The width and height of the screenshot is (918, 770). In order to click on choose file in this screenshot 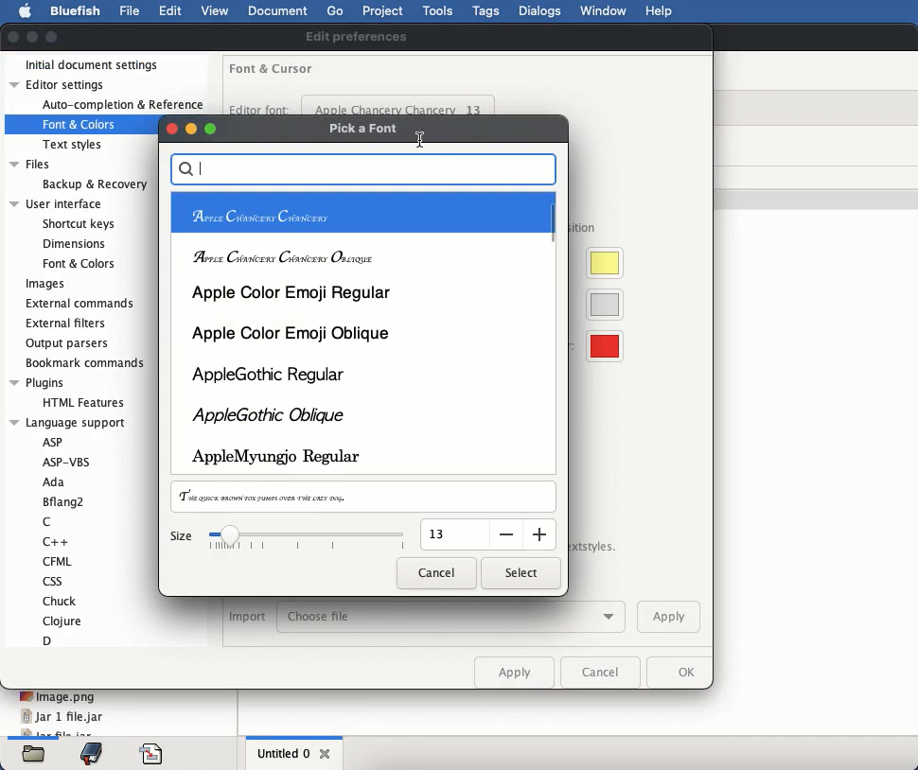, I will do `click(450, 616)`.